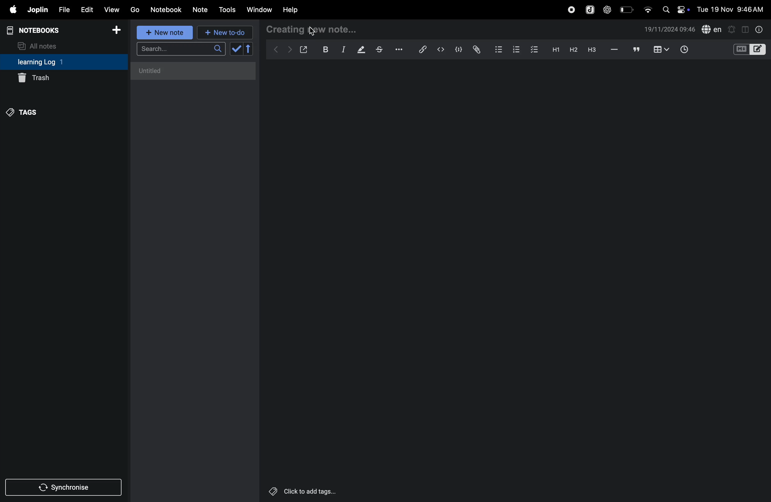  Describe the element at coordinates (615, 50) in the screenshot. I see `hifen` at that location.